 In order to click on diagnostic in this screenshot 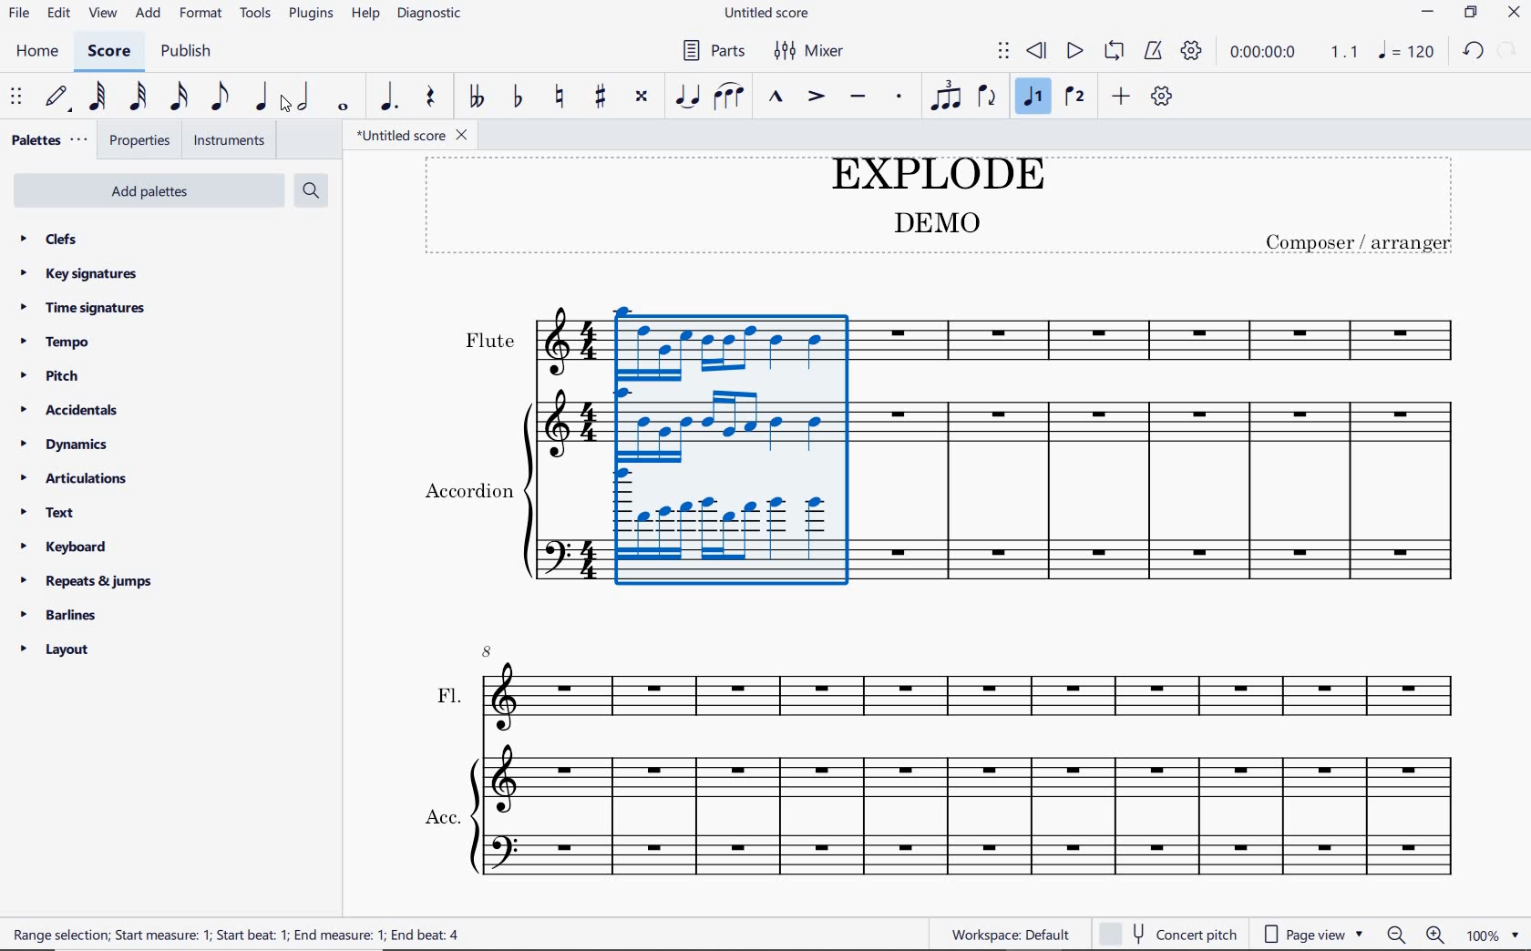, I will do `click(433, 12)`.